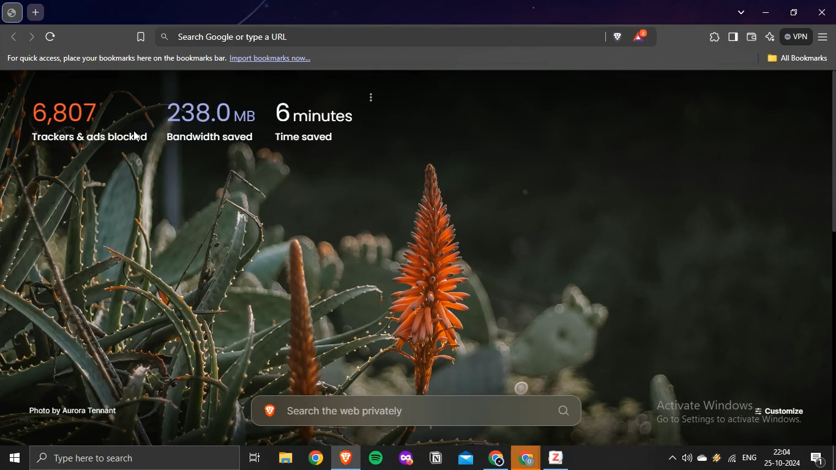 The width and height of the screenshot is (836, 470). What do you see at coordinates (15, 458) in the screenshot?
I see `start` at bounding box center [15, 458].